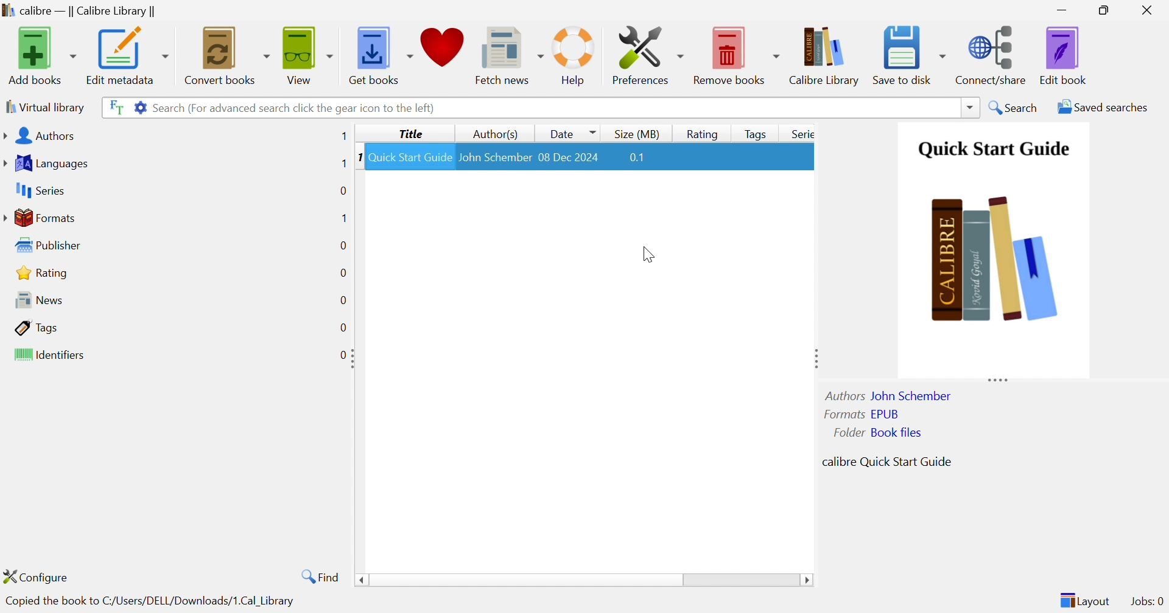  What do you see at coordinates (1105, 9) in the screenshot?
I see `Restore Down` at bounding box center [1105, 9].